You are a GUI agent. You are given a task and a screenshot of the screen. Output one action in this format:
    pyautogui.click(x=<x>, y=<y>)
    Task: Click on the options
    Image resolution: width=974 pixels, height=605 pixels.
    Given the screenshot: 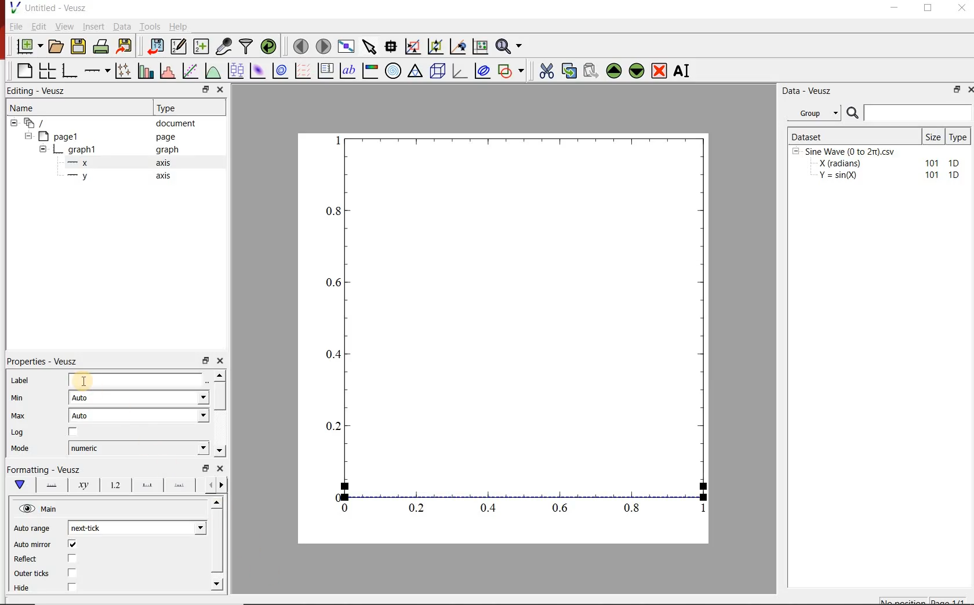 What is the action you would take?
    pyautogui.click(x=179, y=487)
    